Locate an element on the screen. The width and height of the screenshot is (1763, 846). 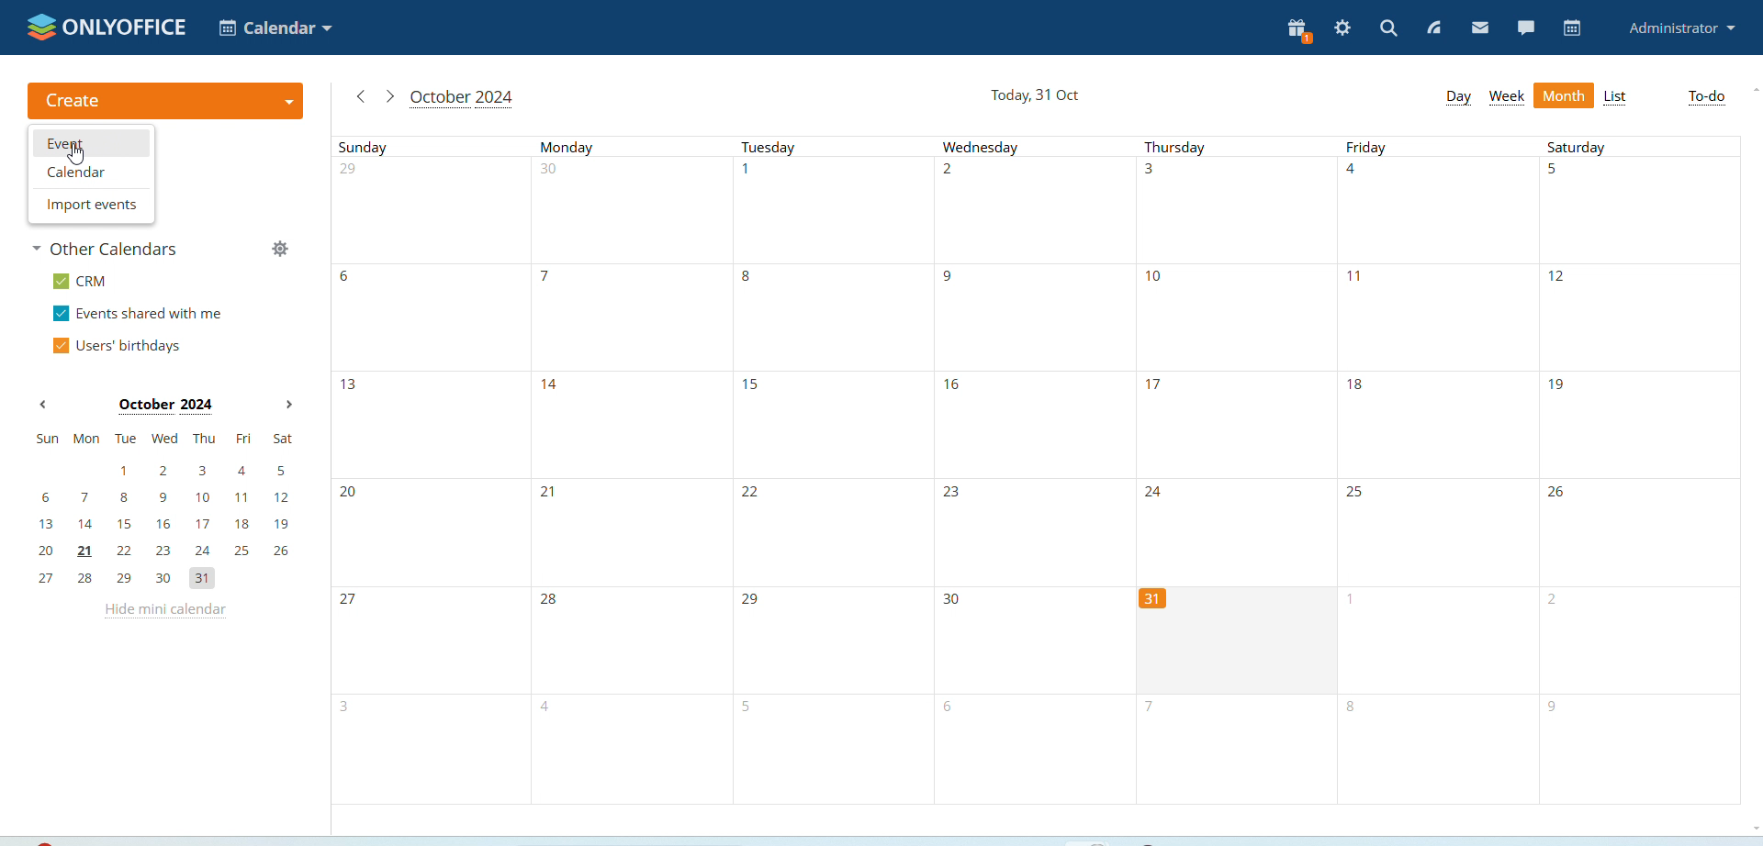
Tuesdays is located at coordinates (832, 470).